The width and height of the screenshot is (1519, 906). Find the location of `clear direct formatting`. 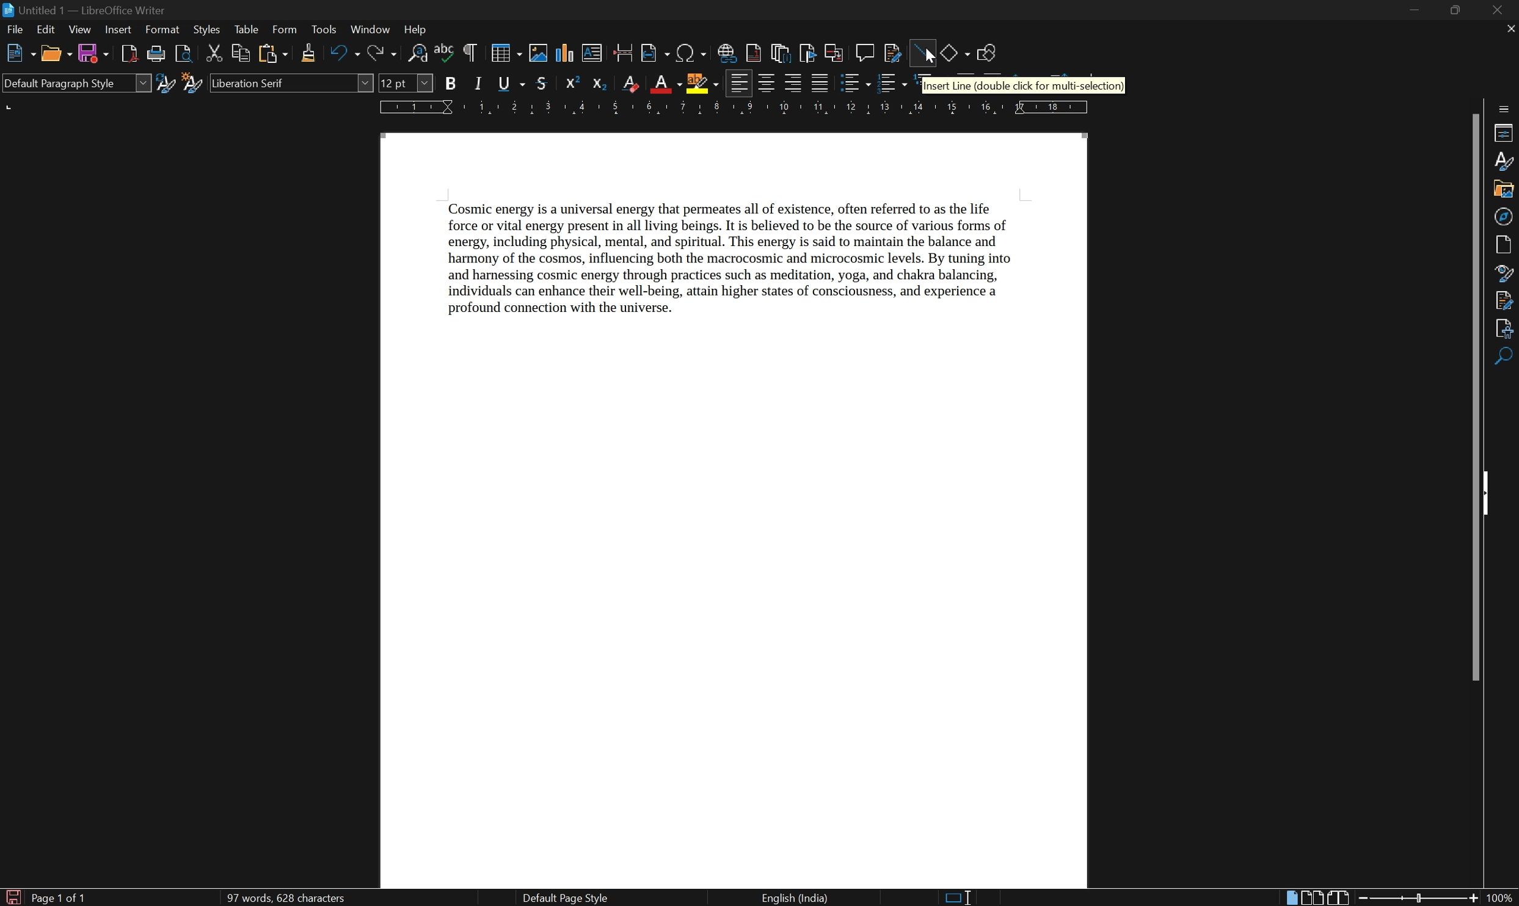

clear direct formatting is located at coordinates (632, 85).